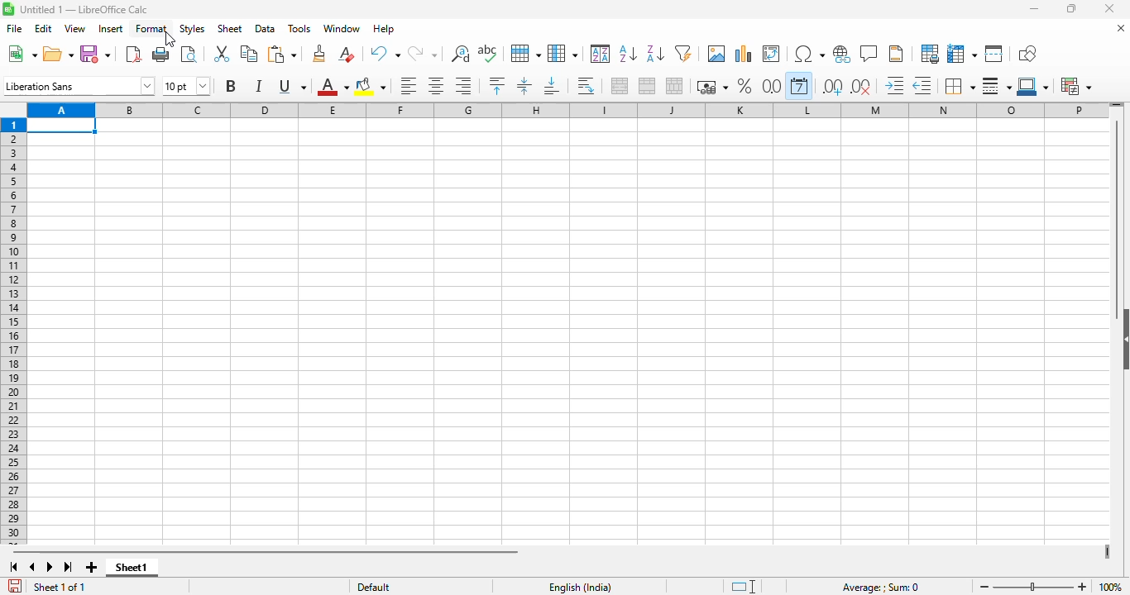 The height and width of the screenshot is (595, 1130). What do you see at coordinates (258, 86) in the screenshot?
I see `italic` at bounding box center [258, 86].